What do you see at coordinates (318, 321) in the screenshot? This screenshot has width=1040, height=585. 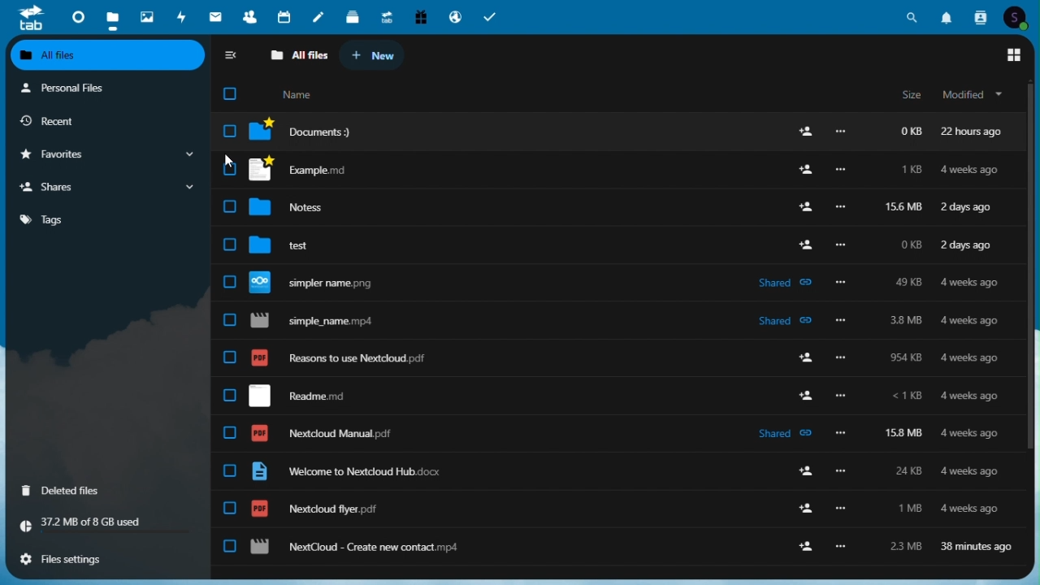 I see `simple_name.mp4` at bounding box center [318, 321].